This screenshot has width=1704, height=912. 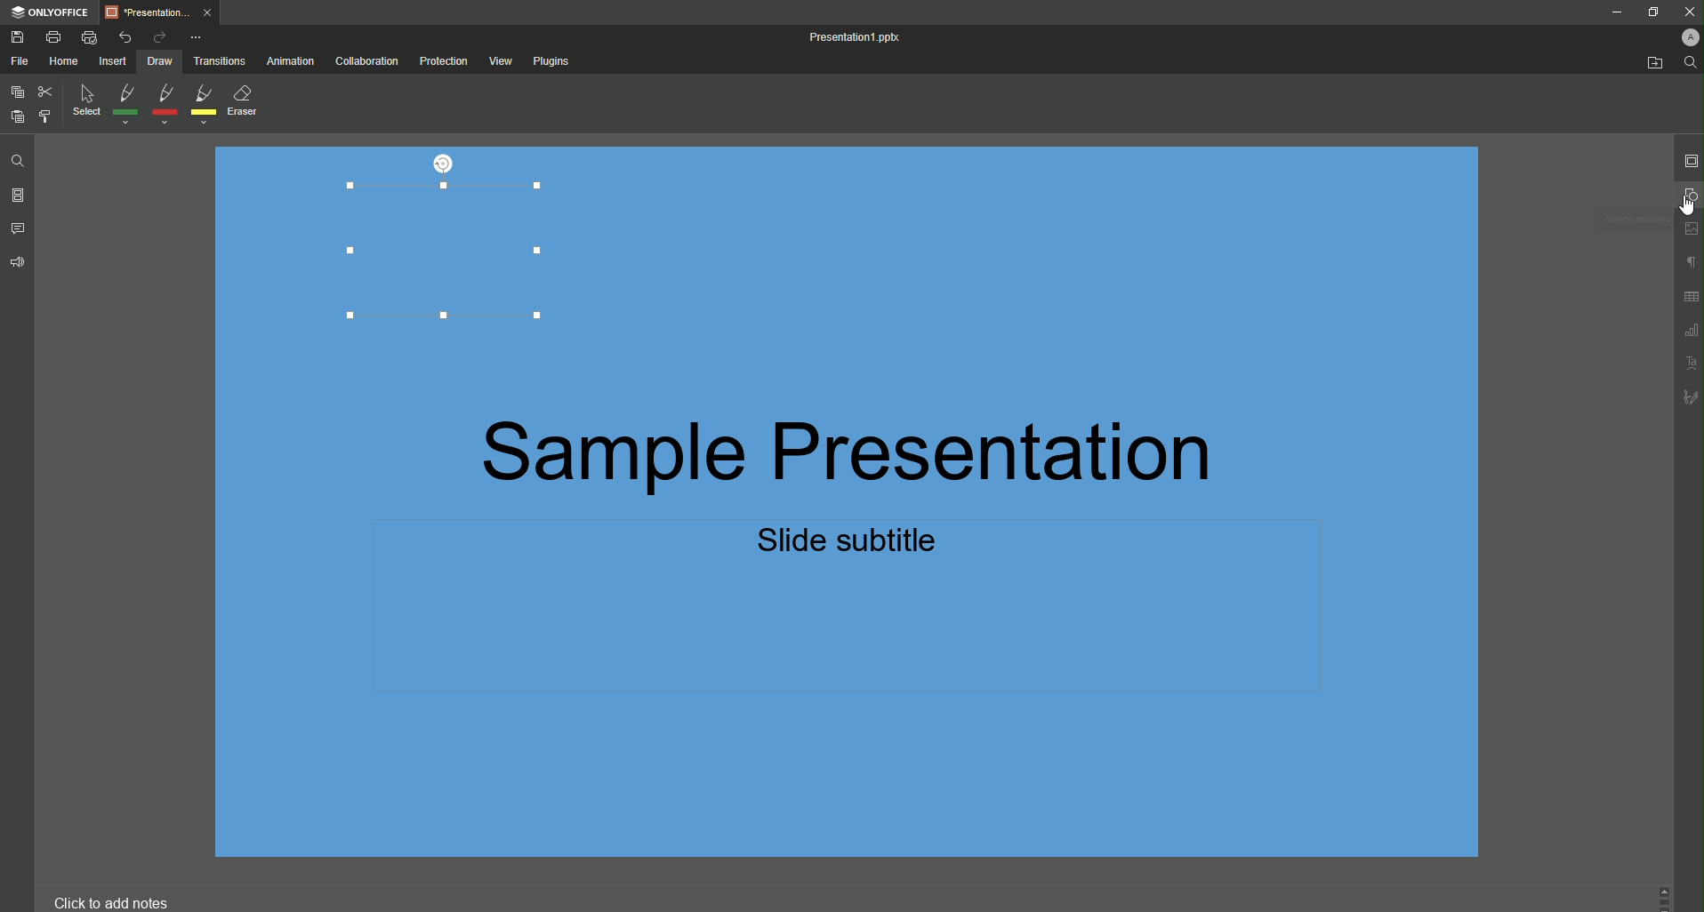 What do you see at coordinates (20, 38) in the screenshot?
I see `Save` at bounding box center [20, 38].